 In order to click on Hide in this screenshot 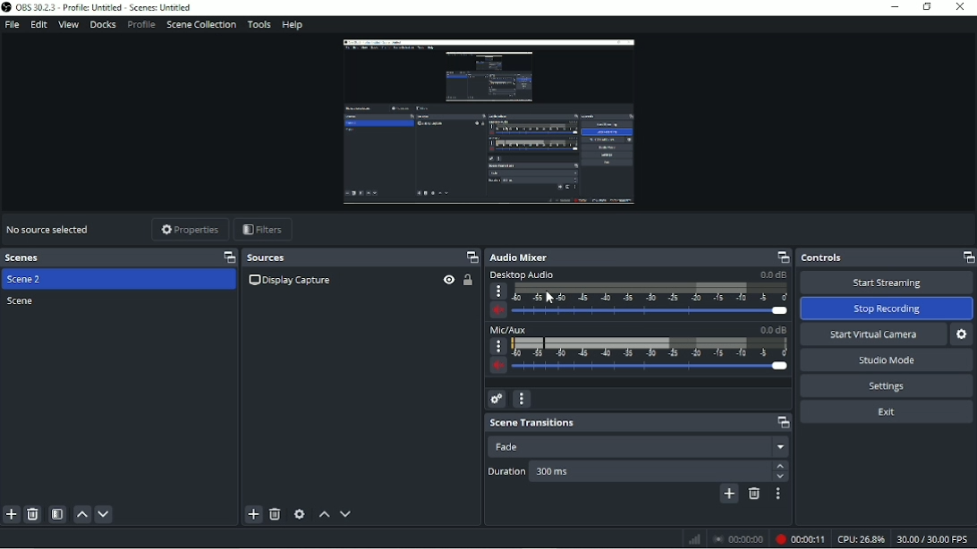, I will do `click(448, 280)`.